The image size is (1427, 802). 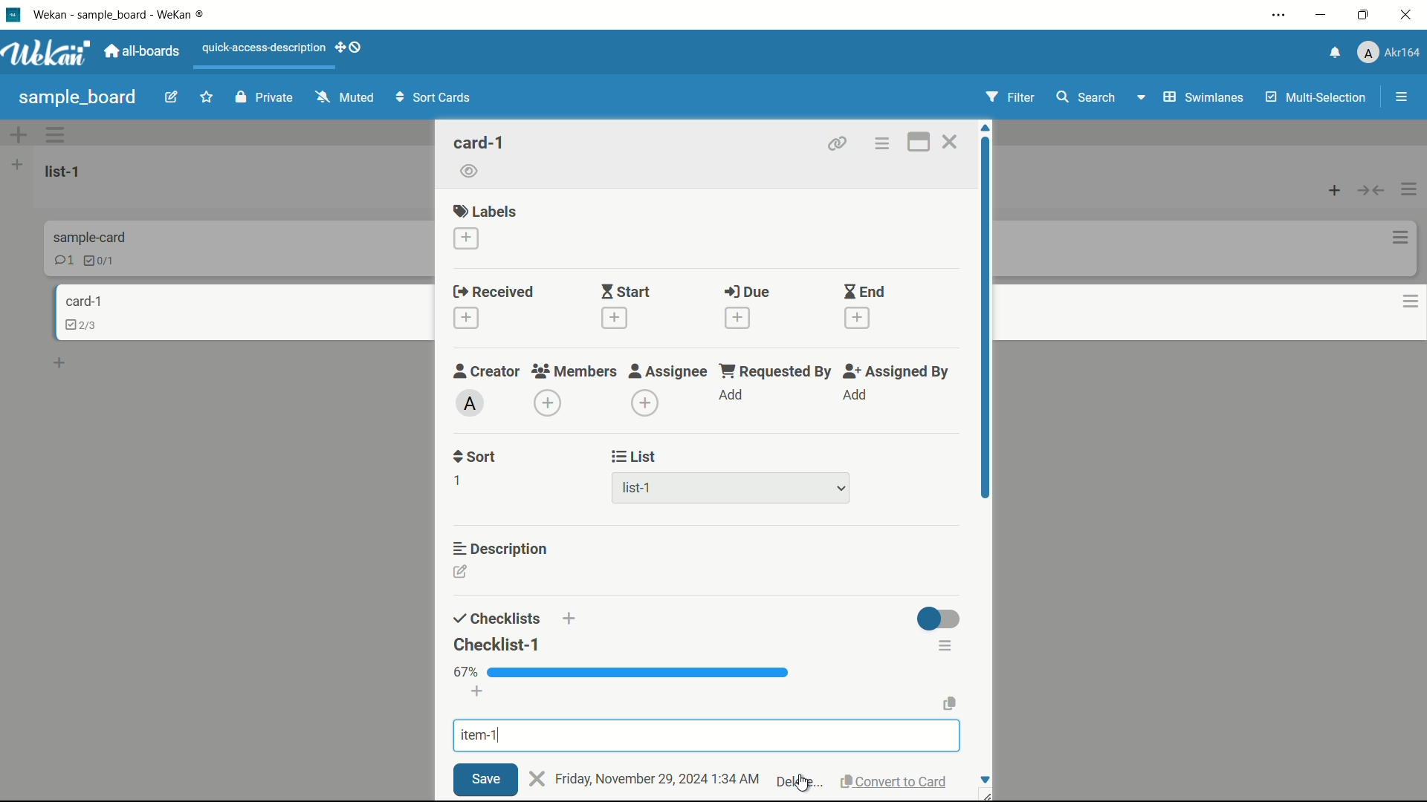 I want to click on due, so click(x=752, y=293).